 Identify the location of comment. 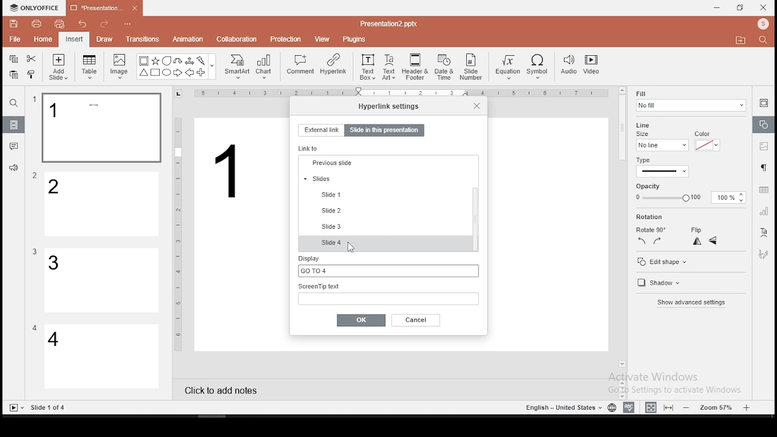
(300, 65).